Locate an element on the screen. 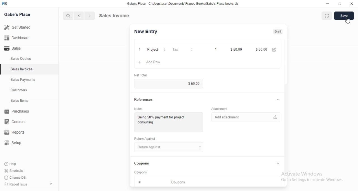 The height and width of the screenshot is (191, 358). cursor is located at coordinates (347, 21).